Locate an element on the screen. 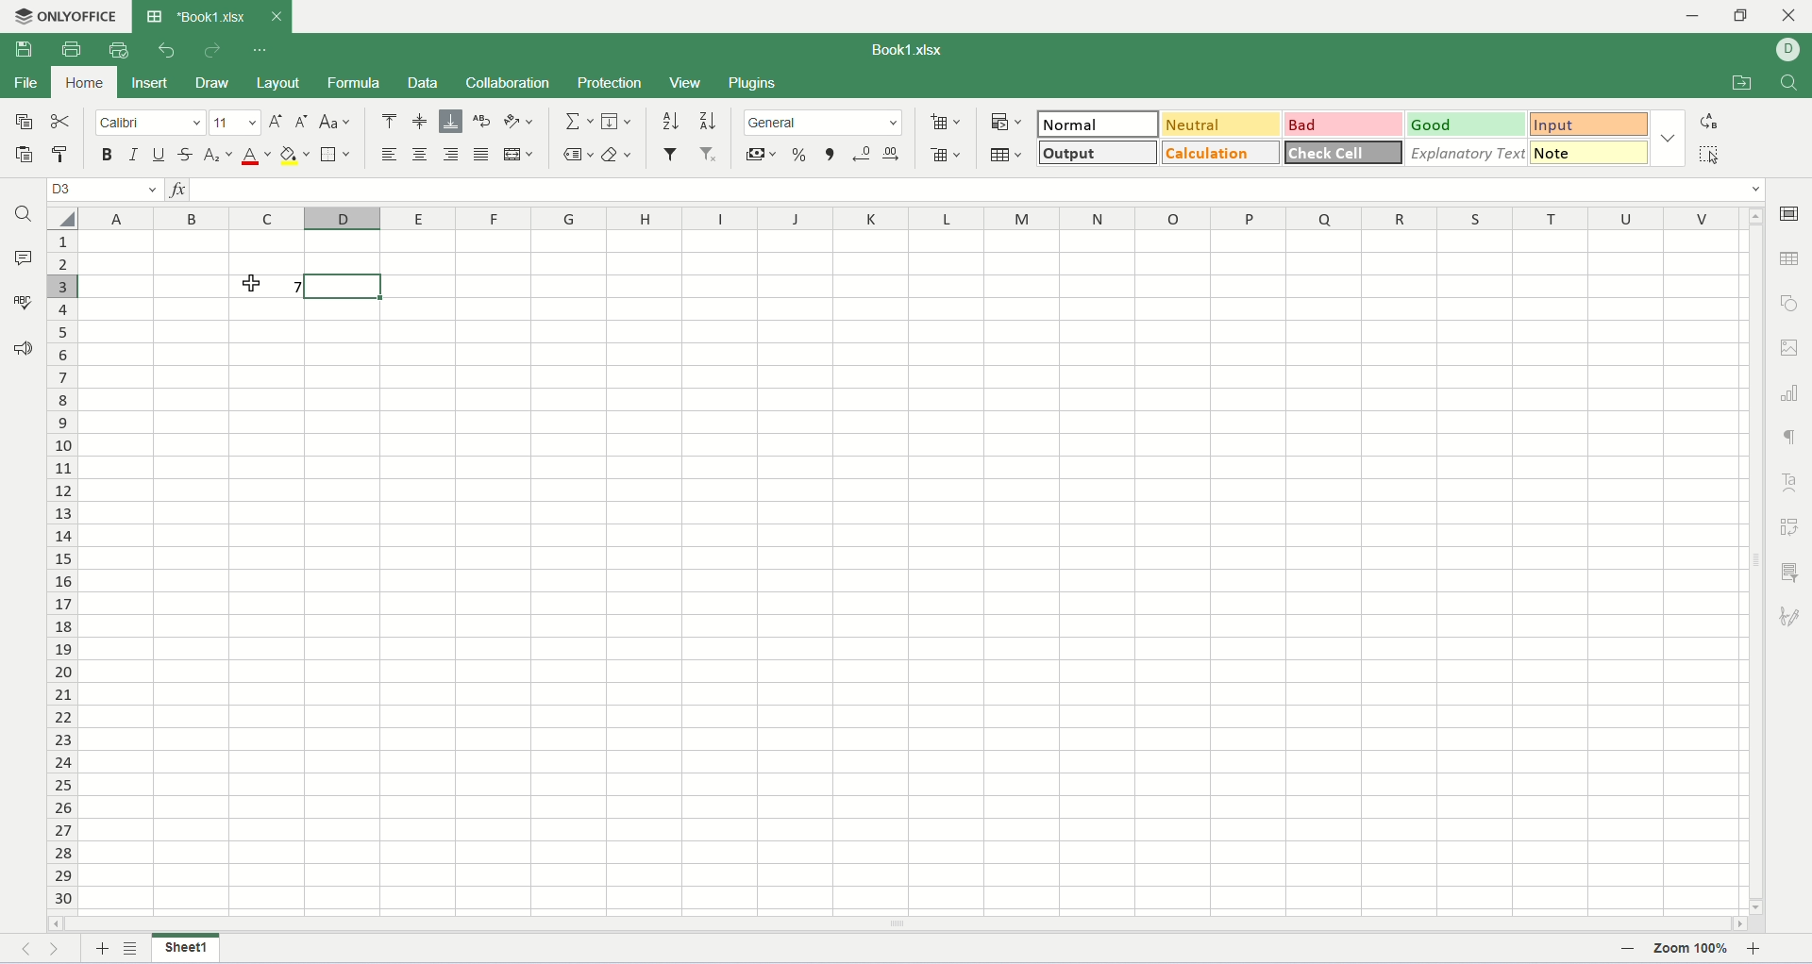  close is located at coordinates (277, 17).